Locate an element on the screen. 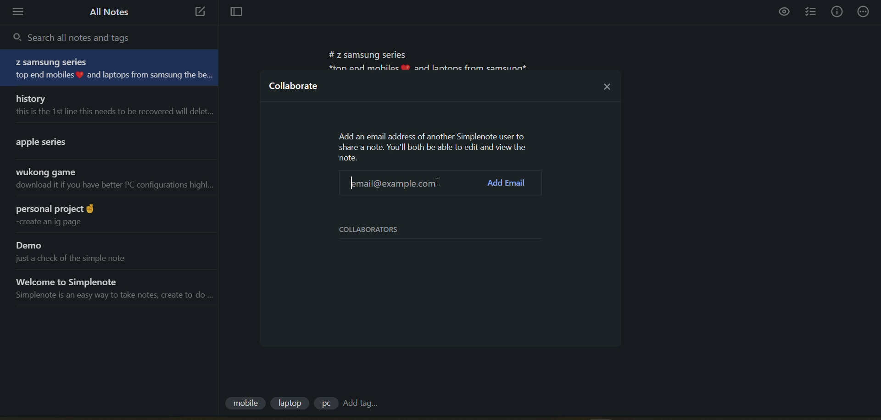 The image size is (881, 420). cursor is located at coordinates (435, 182).